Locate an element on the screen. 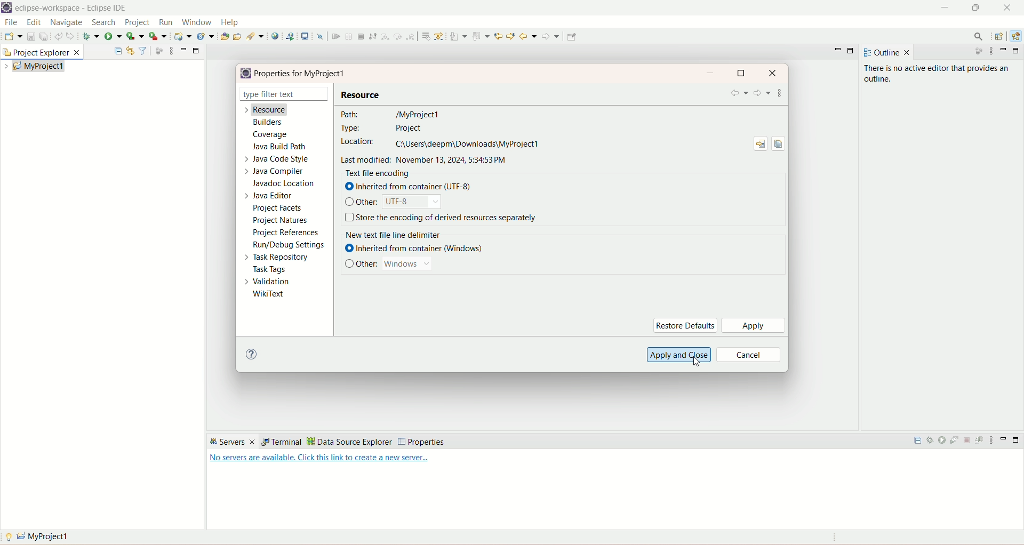 This screenshot has height=545, width=1024. project is located at coordinates (138, 22).